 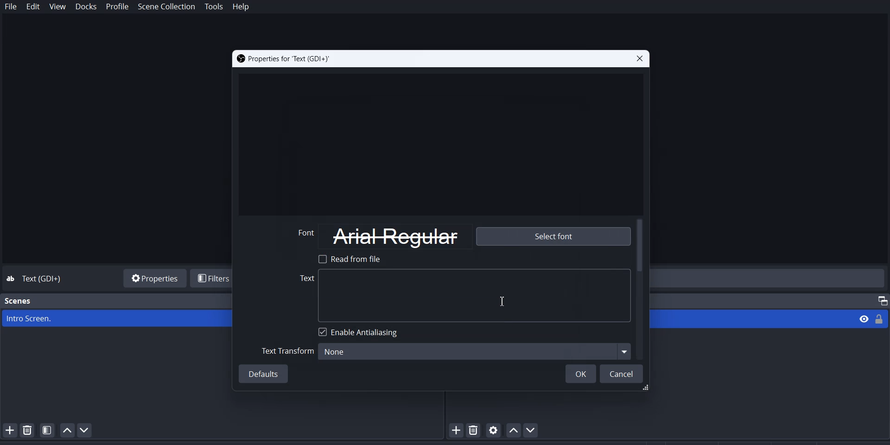 What do you see at coordinates (88, 430) in the screenshot?
I see `Move scene Down` at bounding box center [88, 430].